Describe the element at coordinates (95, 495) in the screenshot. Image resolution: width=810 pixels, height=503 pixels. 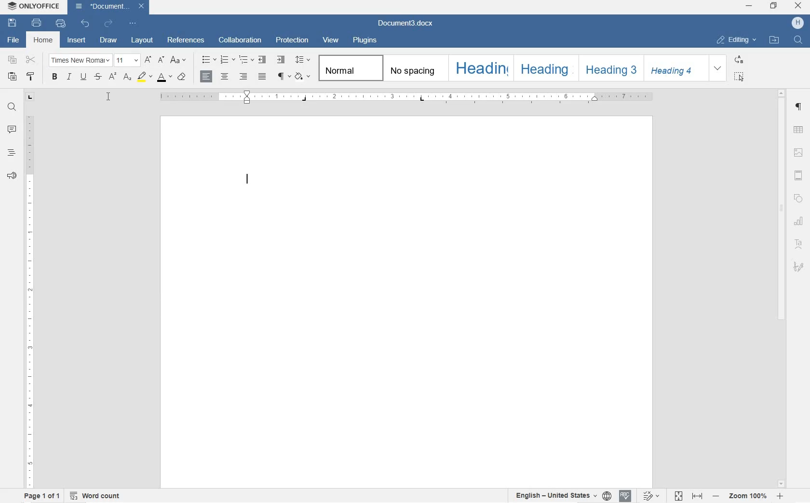
I see `WORD COUNT` at that location.